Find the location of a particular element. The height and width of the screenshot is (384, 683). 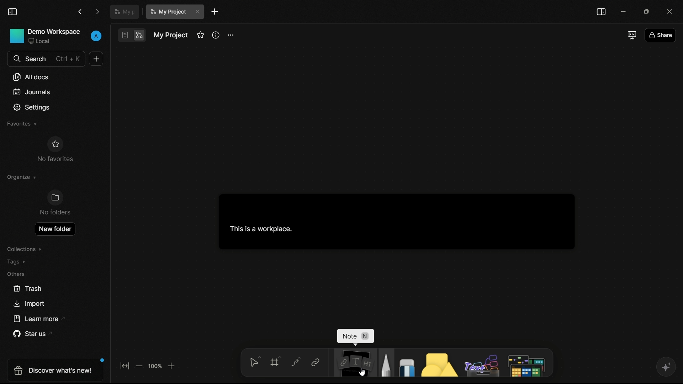

favorites is located at coordinates (22, 124).